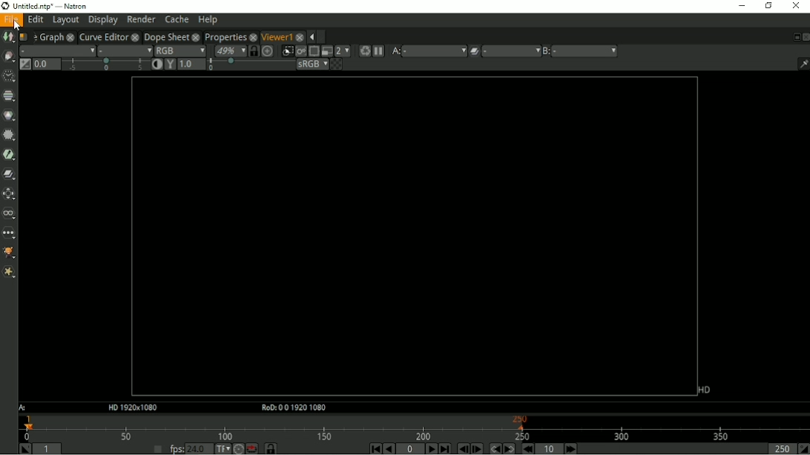 This screenshot has width=810, height=455. I want to click on a menu, so click(434, 50).